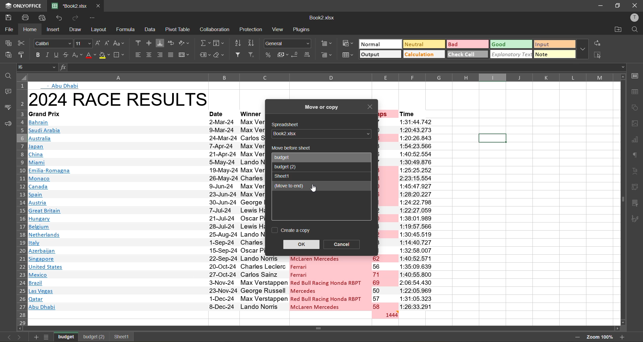  I want to click on close, so click(371, 108).